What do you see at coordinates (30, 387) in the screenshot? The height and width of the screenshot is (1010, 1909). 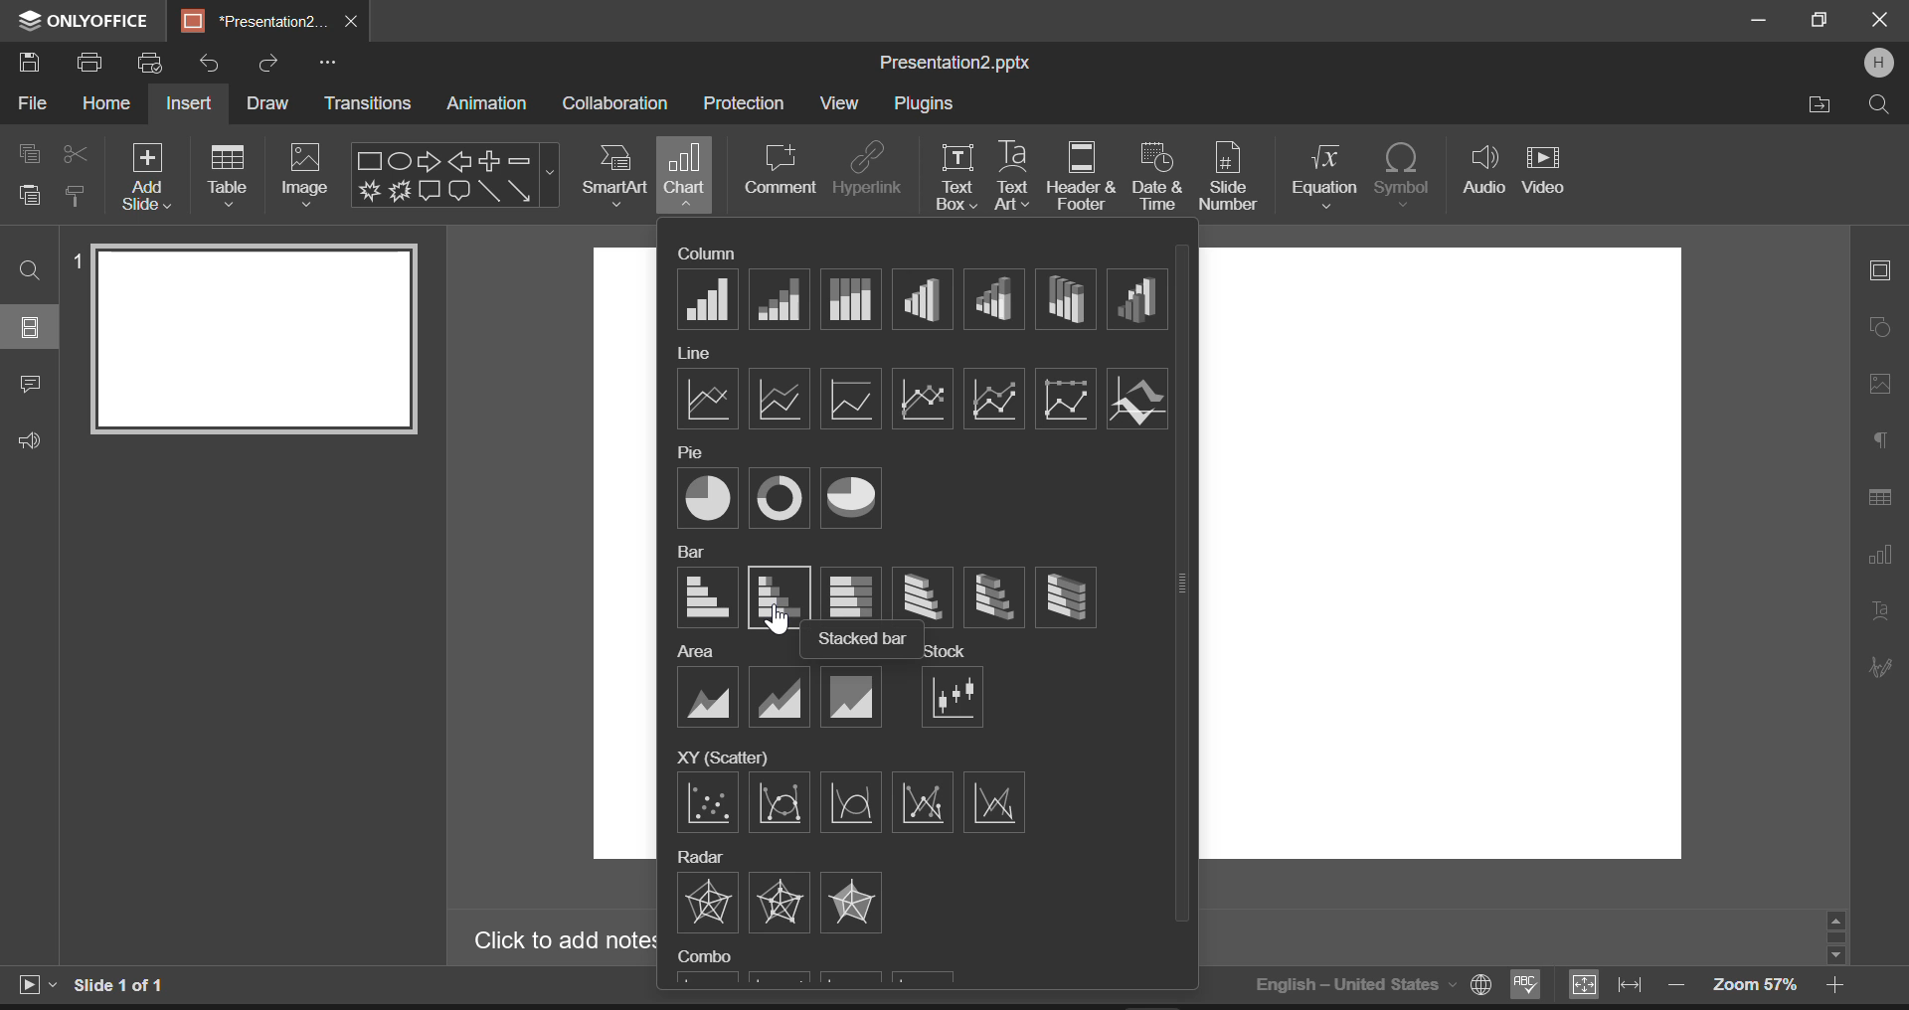 I see `Comments` at bounding box center [30, 387].